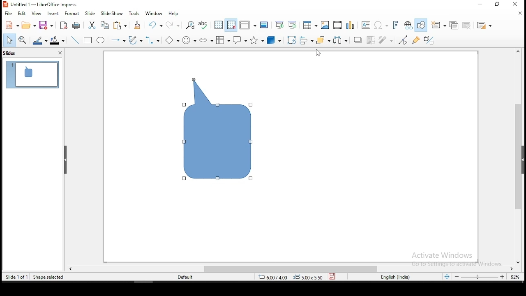 The image size is (526, 296). Describe the element at coordinates (101, 40) in the screenshot. I see `ellipse` at that location.